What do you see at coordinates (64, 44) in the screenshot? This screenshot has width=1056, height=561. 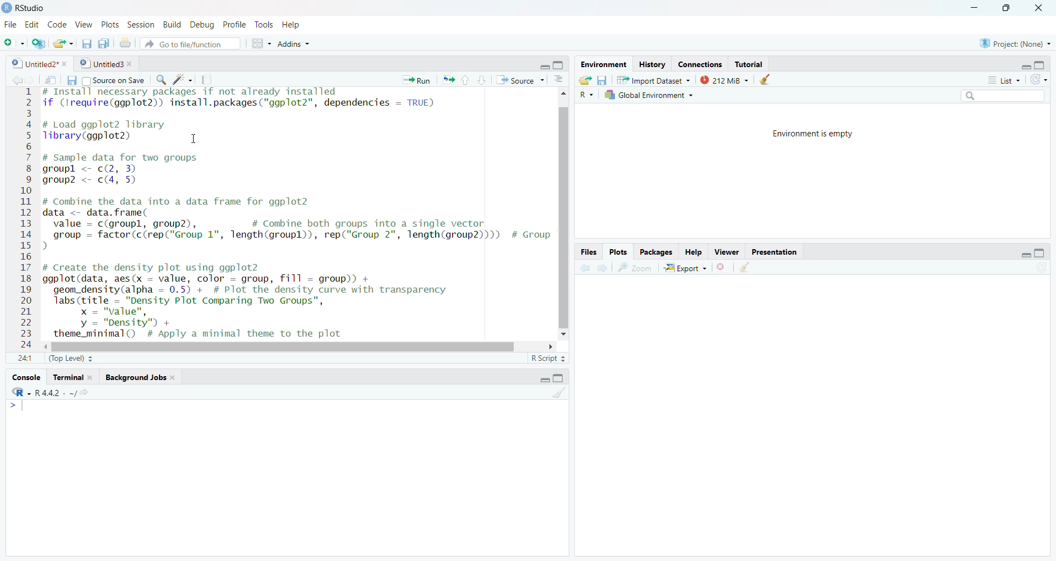 I see `open an existing file` at bounding box center [64, 44].